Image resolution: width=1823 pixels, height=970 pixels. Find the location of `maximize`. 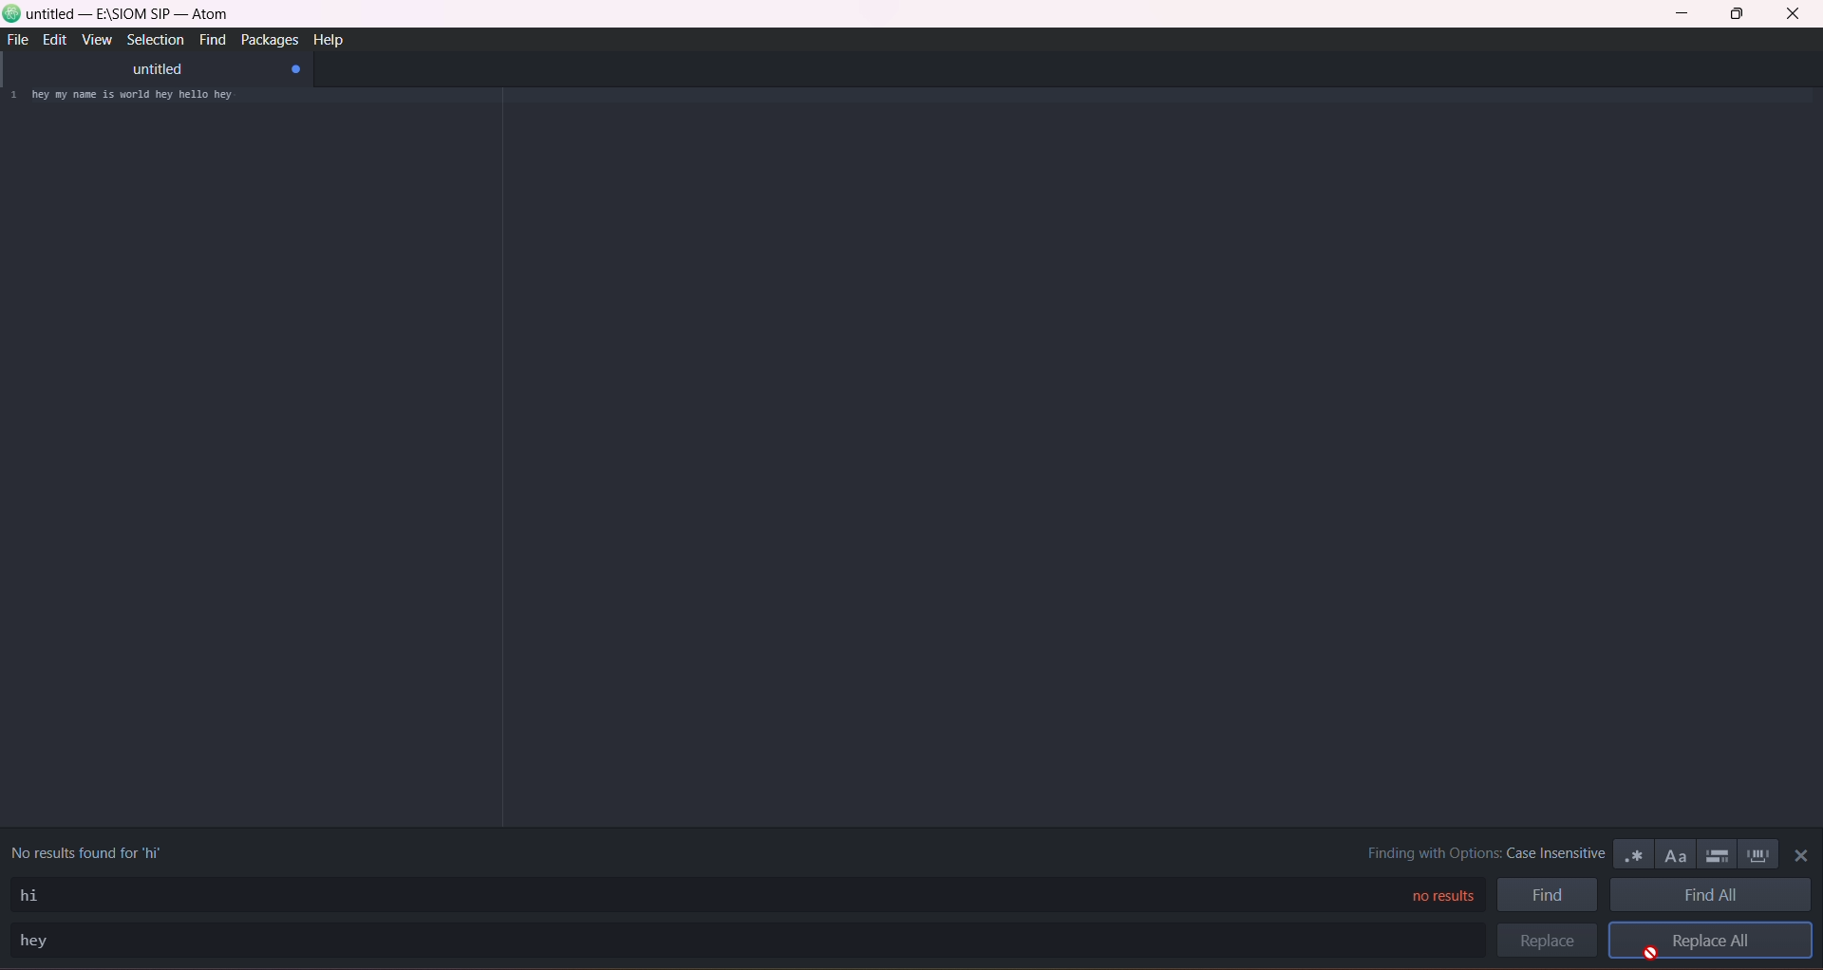

maximize is located at coordinates (1738, 15).